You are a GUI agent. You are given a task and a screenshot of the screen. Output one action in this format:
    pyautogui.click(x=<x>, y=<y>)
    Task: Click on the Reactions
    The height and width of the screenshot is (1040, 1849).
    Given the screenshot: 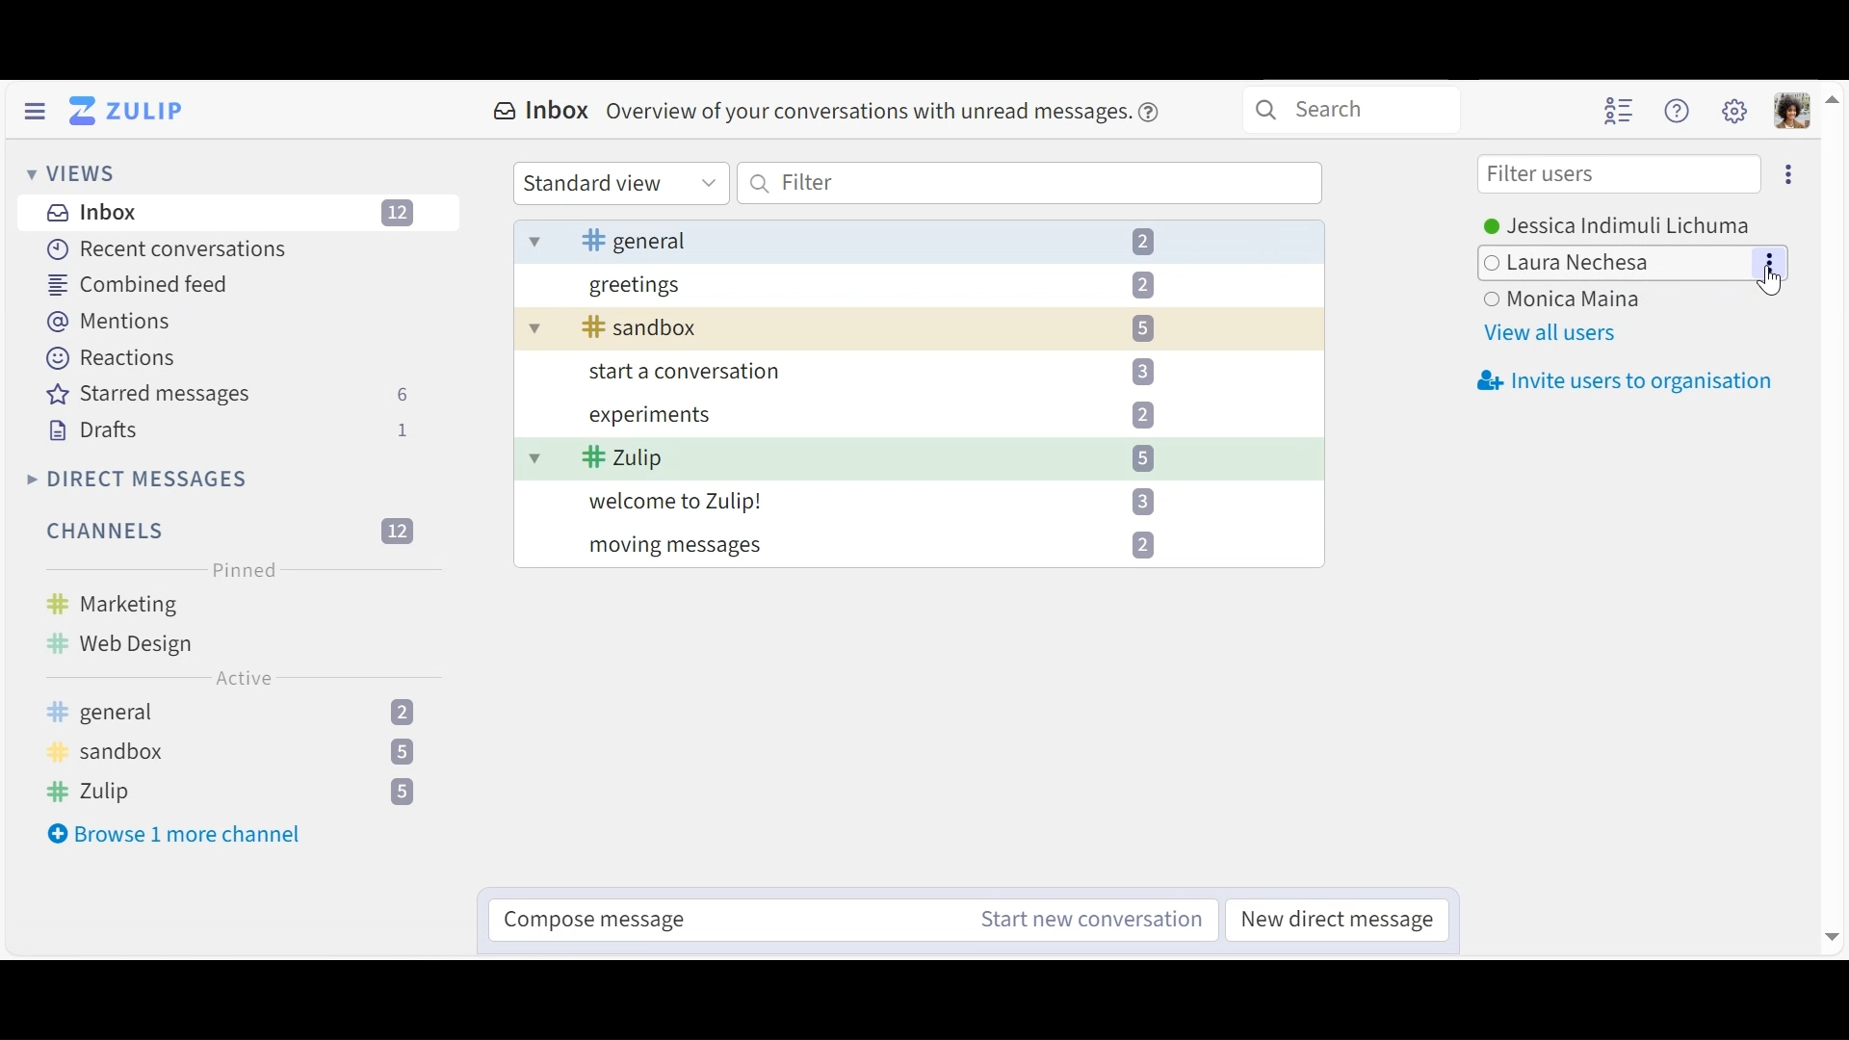 What is the action you would take?
    pyautogui.click(x=114, y=357)
    